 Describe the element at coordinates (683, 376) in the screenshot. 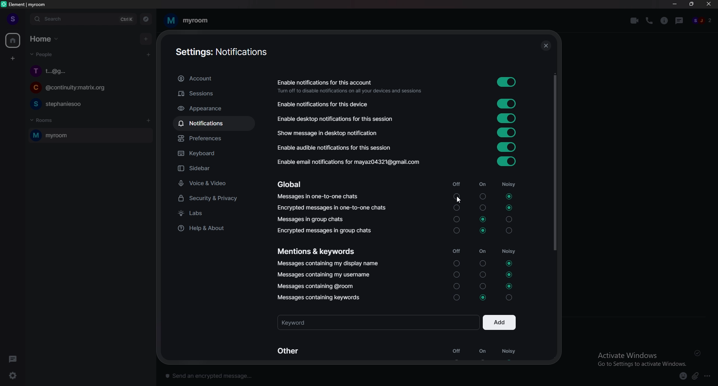

I see `emoji` at that location.